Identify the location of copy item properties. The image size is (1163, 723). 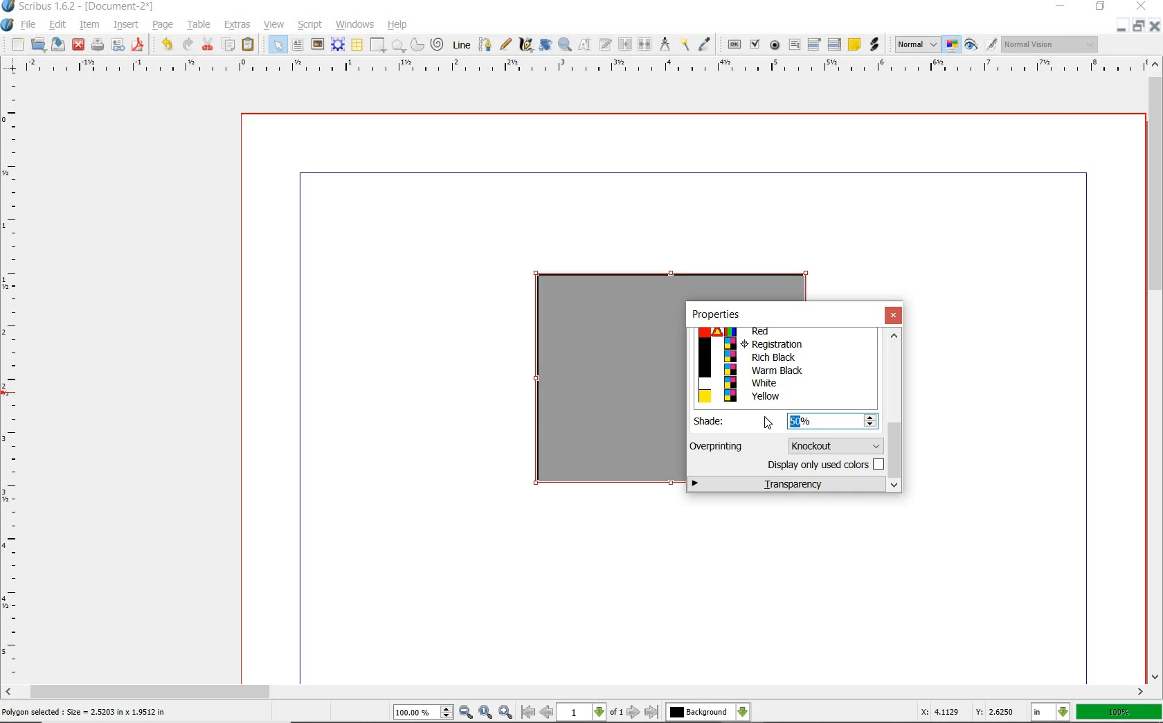
(685, 46).